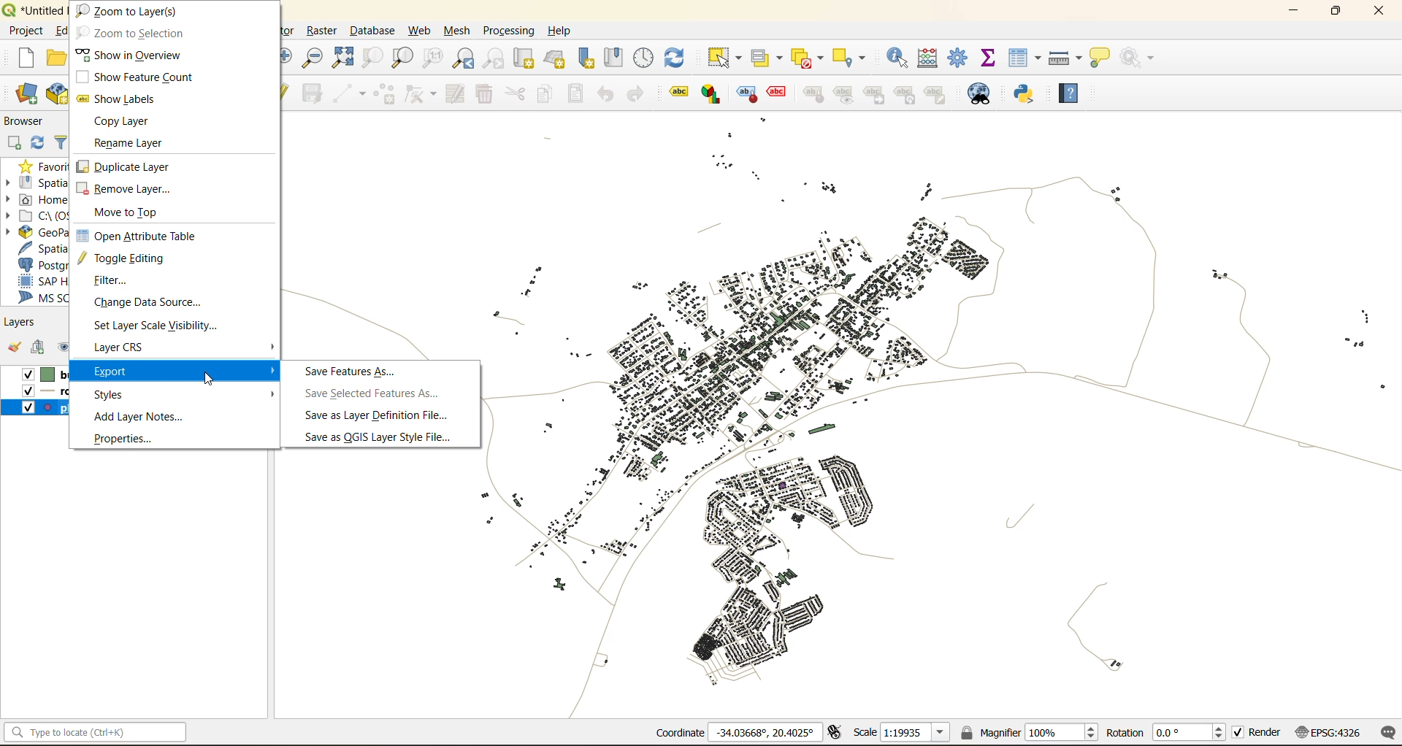 Image resolution: width=1402 pixels, height=746 pixels. I want to click on toolbox, so click(961, 57).